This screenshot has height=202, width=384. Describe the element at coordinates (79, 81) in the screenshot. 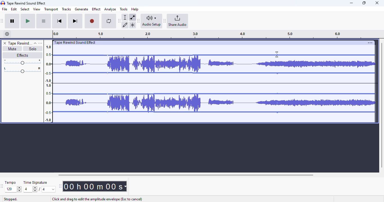

I see `Volume of the track reduced` at that location.